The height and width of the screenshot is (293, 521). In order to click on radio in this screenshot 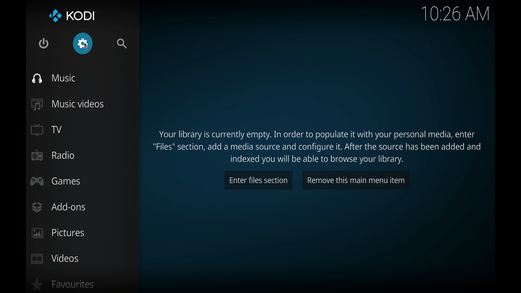, I will do `click(53, 155)`.